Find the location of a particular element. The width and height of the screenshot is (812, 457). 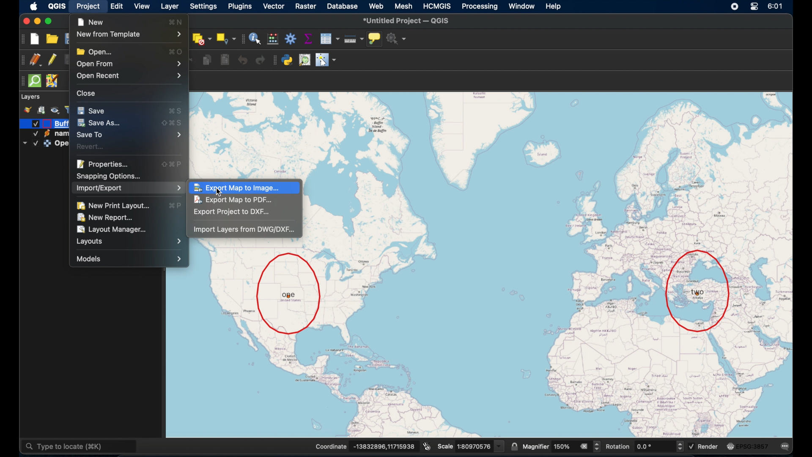

plugins is located at coordinates (240, 6).